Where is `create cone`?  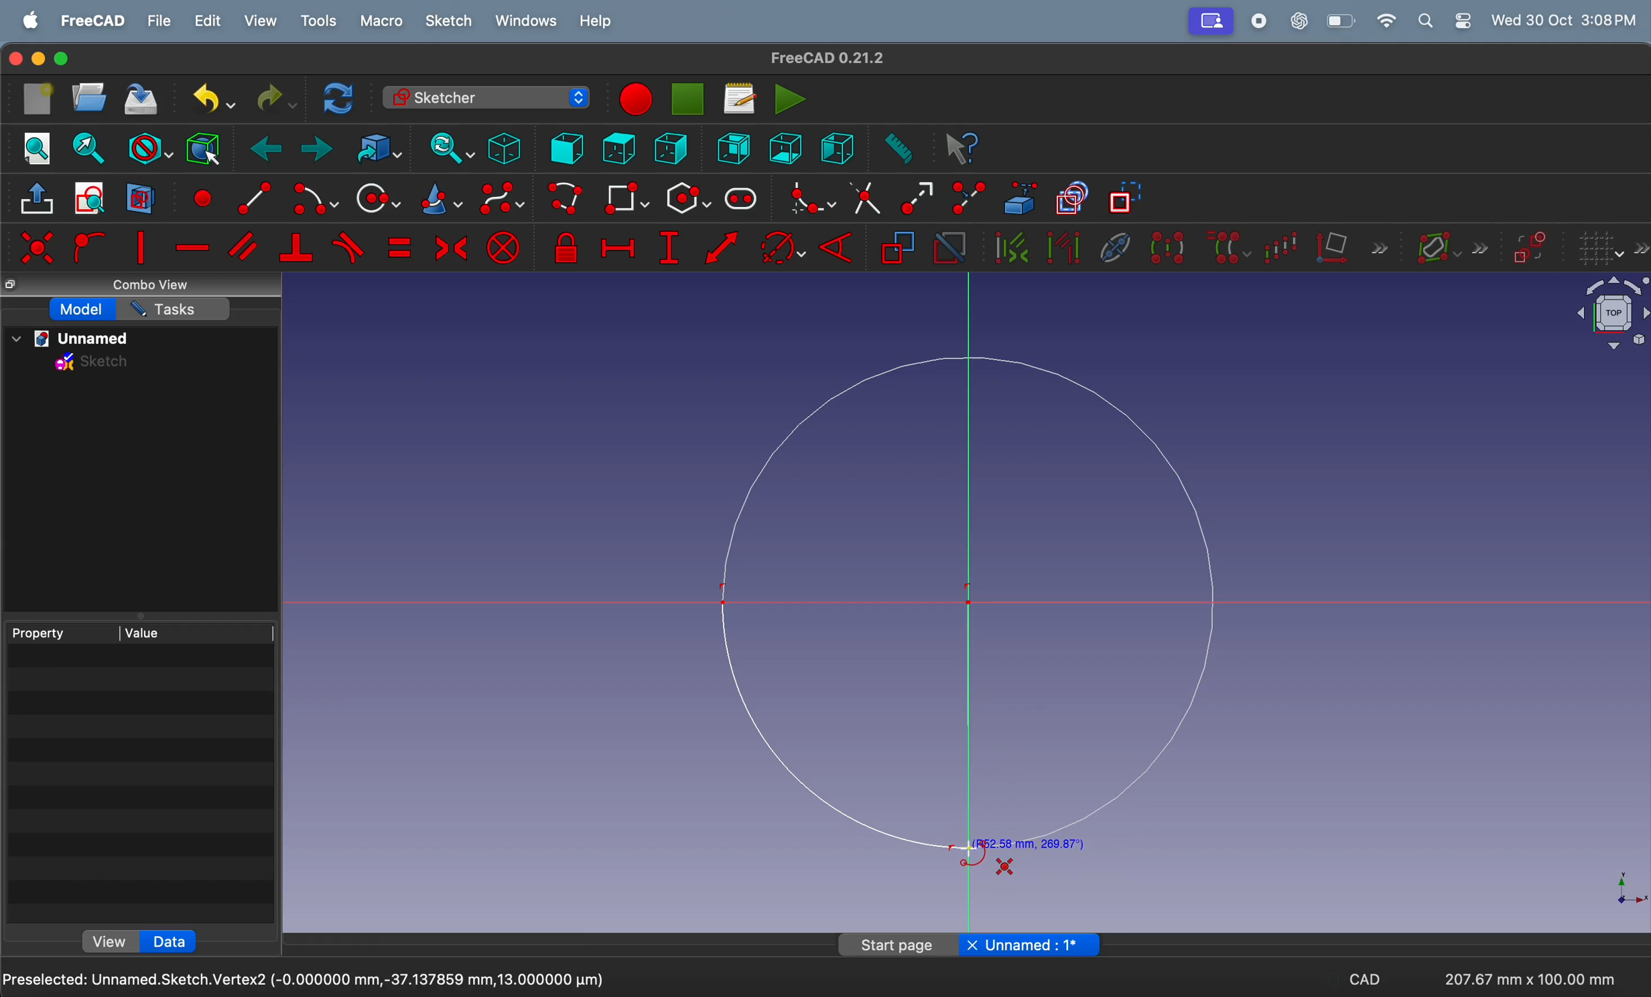
create cone is located at coordinates (439, 200).